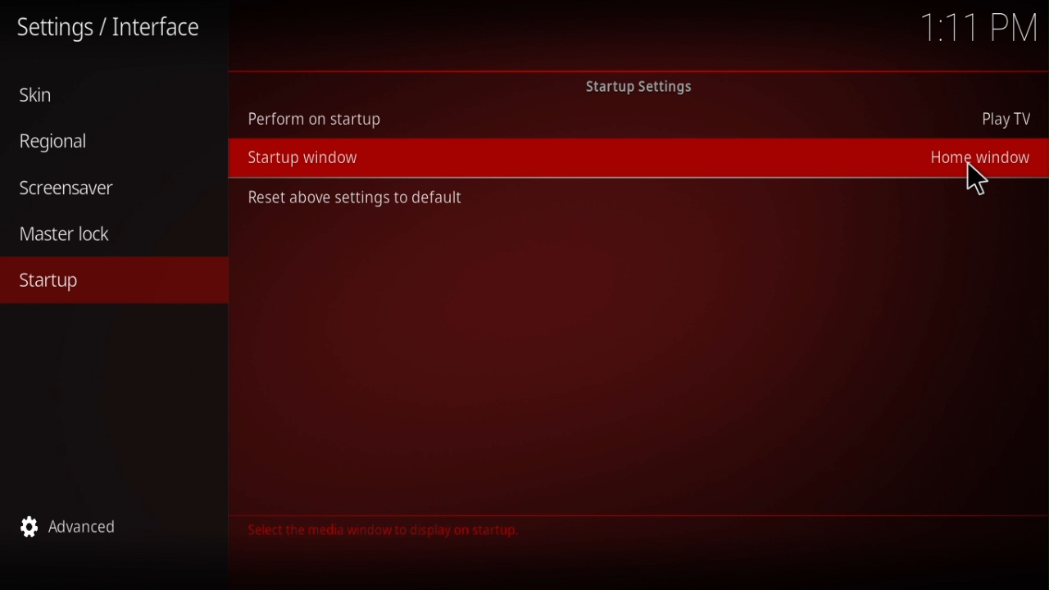 This screenshot has height=590, width=1049. What do you see at coordinates (1010, 120) in the screenshot?
I see `play tv` at bounding box center [1010, 120].